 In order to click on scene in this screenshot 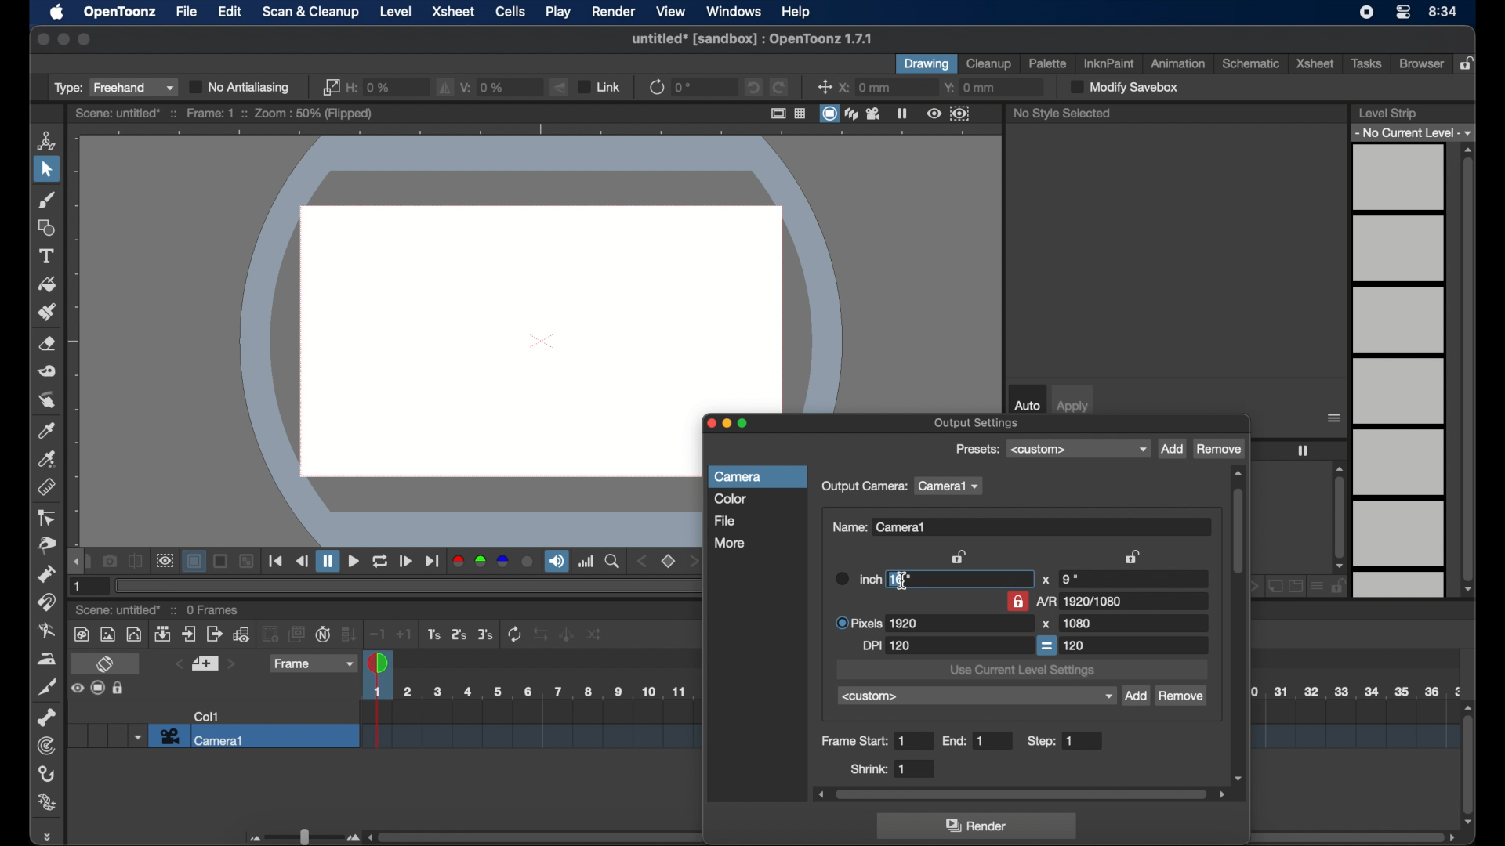, I will do `click(118, 611)`.